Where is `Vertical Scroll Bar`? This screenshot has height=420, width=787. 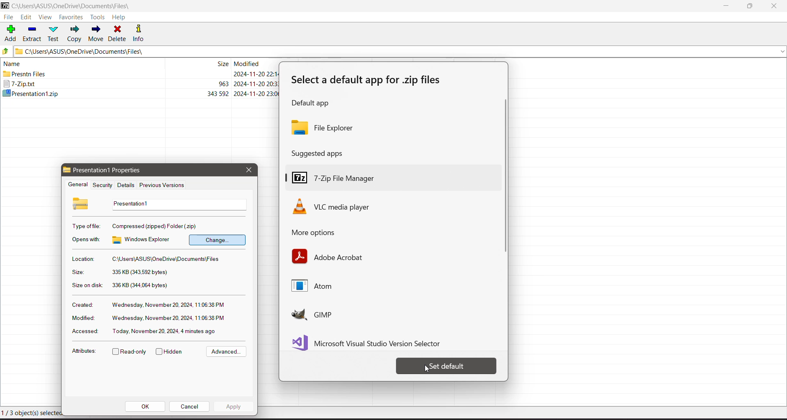
Vertical Scroll Bar is located at coordinates (503, 177).